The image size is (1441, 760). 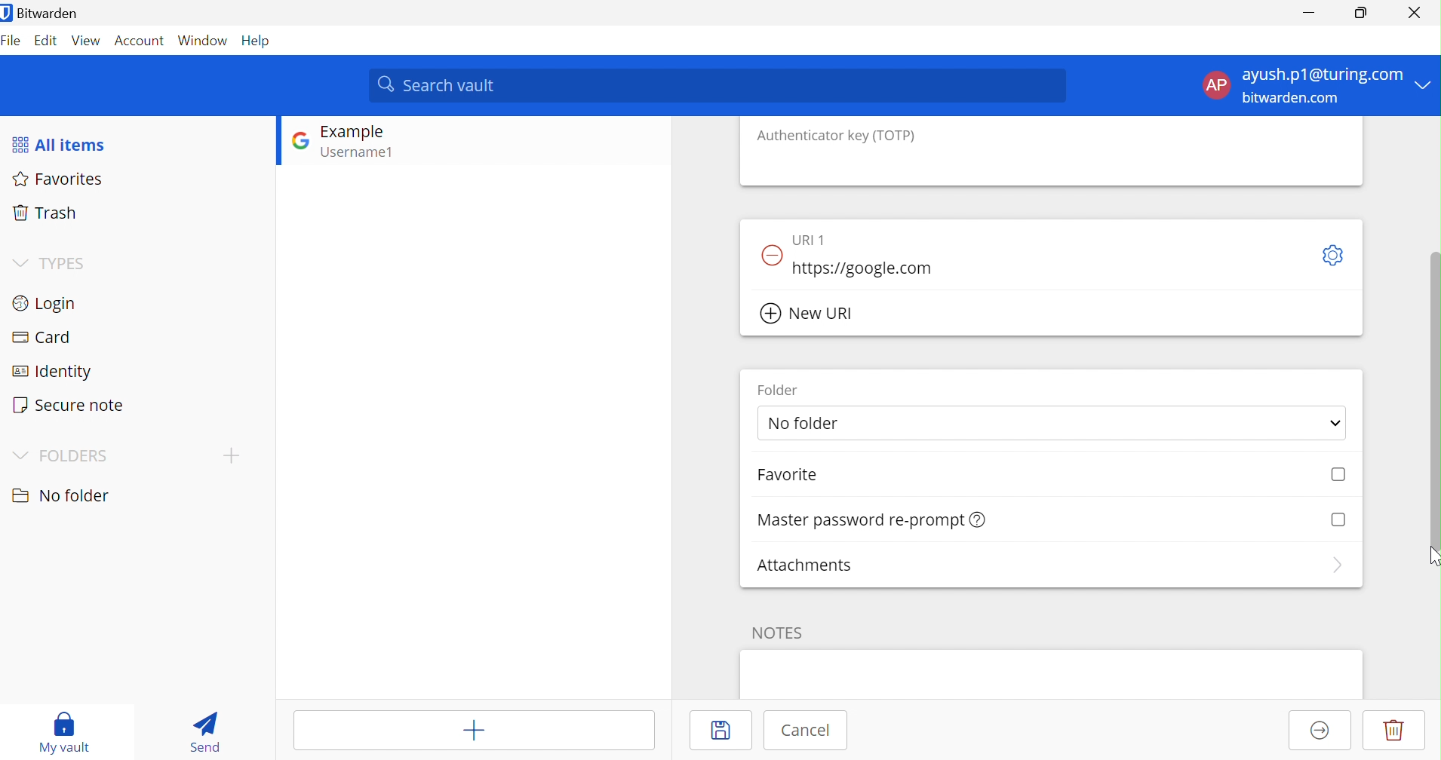 I want to click on Window, so click(x=203, y=40).